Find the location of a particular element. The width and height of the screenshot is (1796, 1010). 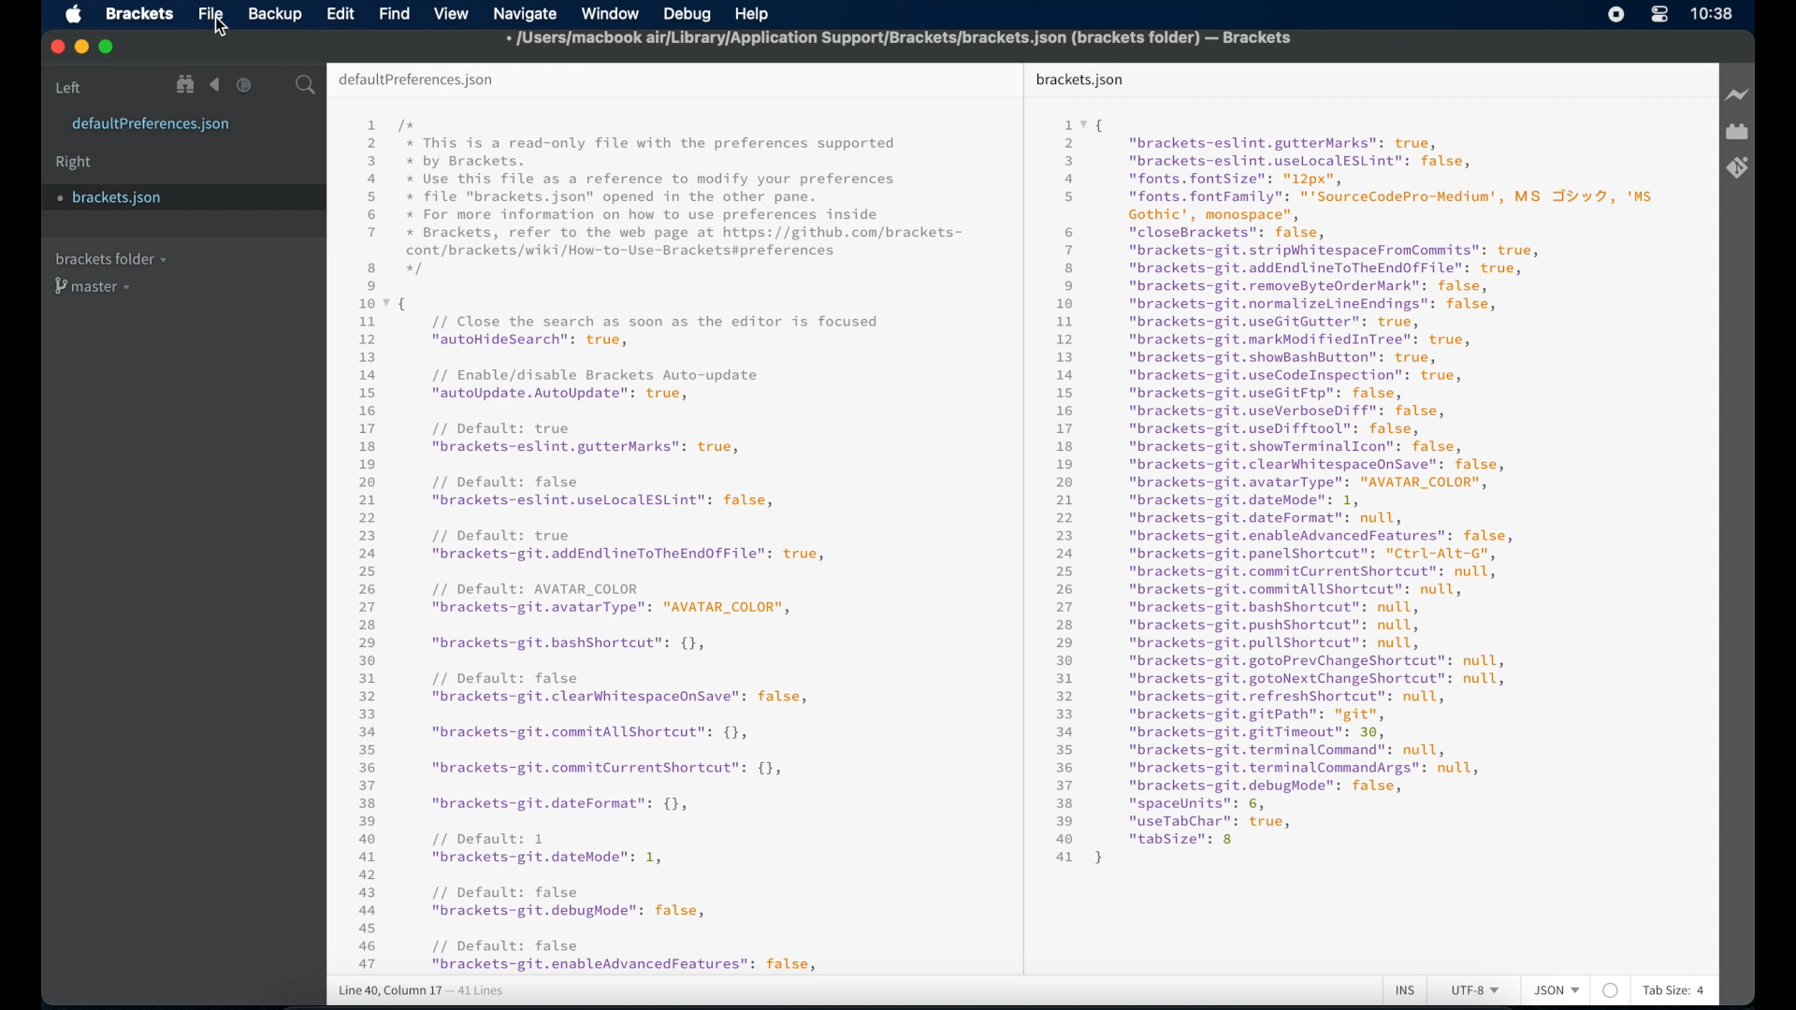

time is located at coordinates (1712, 13).